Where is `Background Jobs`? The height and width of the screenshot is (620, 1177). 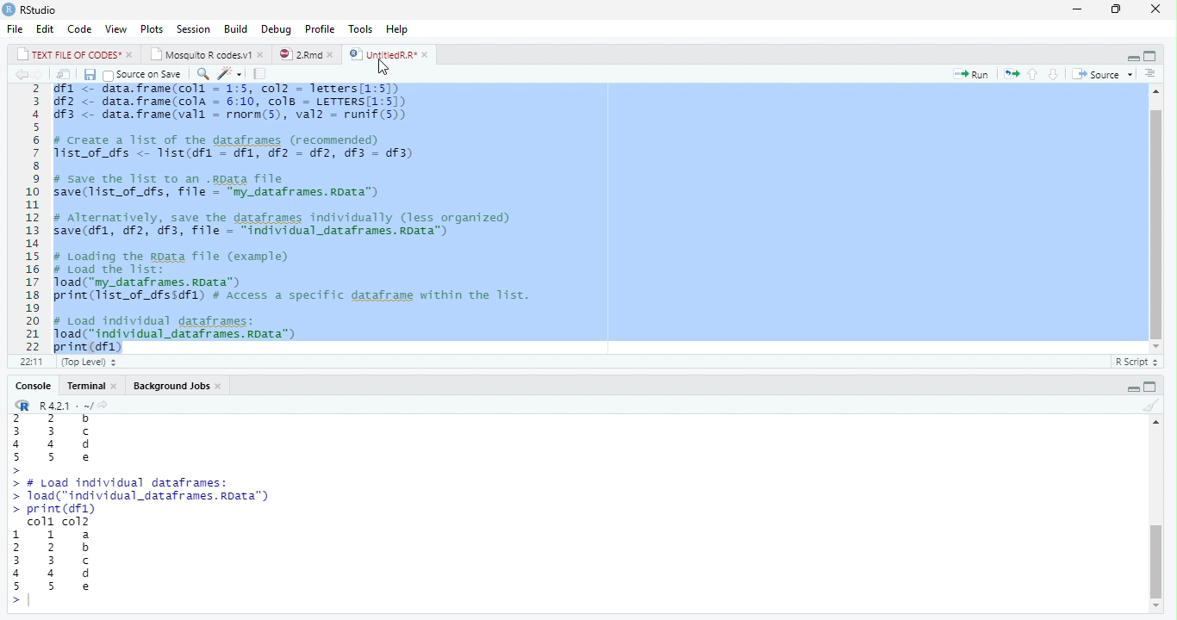
Background Jobs is located at coordinates (174, 386).